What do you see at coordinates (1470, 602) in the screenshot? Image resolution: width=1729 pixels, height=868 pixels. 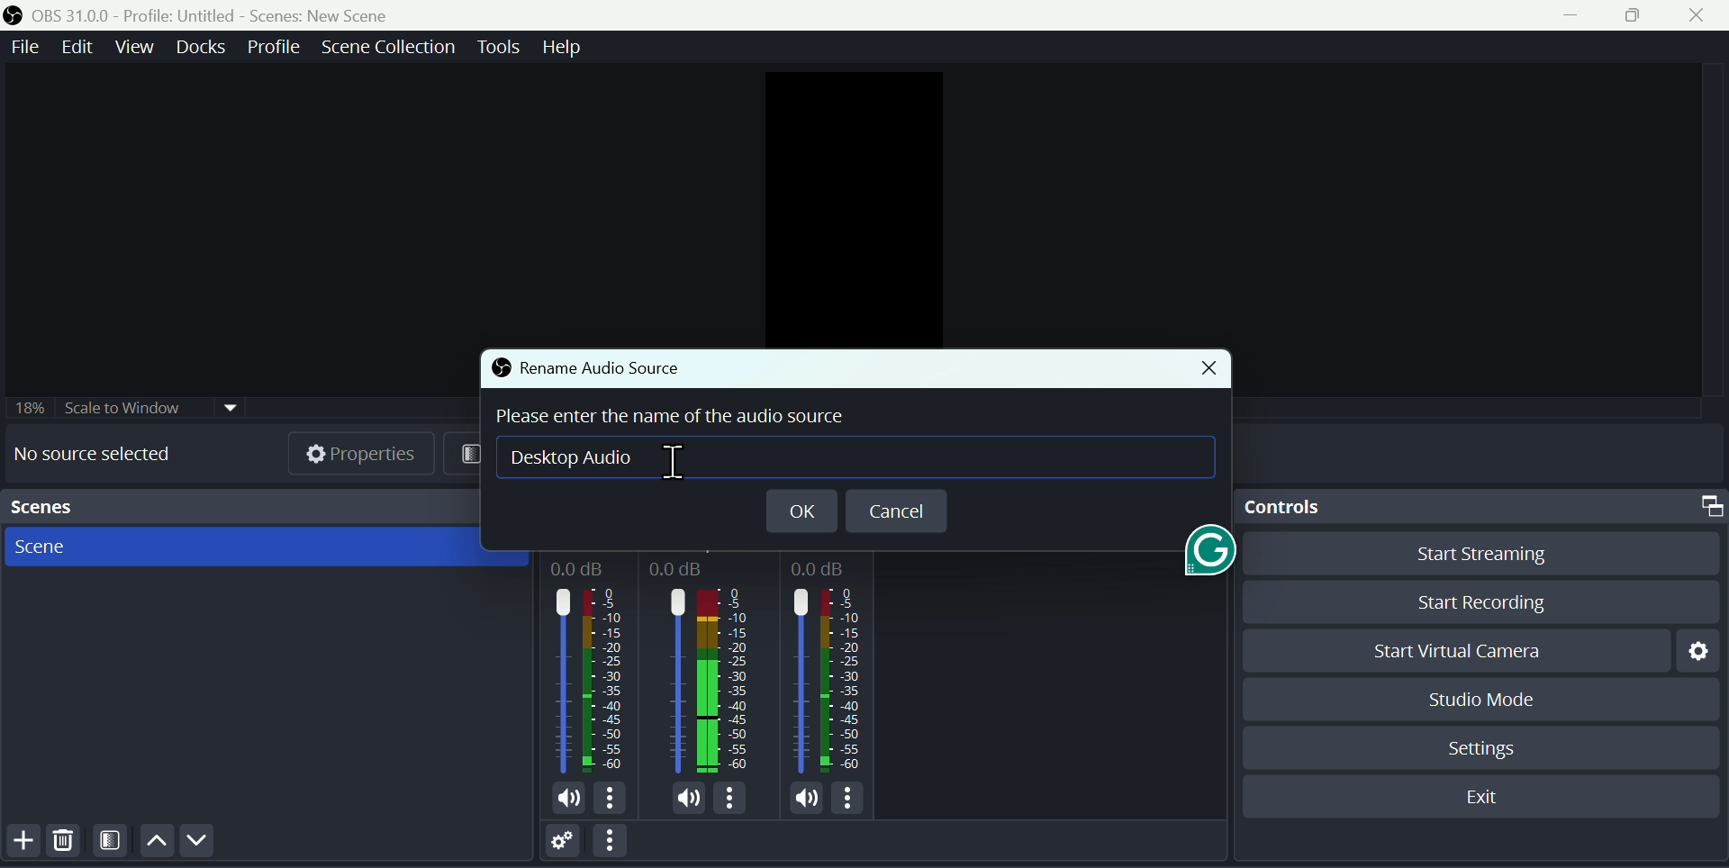 I see `Start recording` at bounding box center [1470, 602].